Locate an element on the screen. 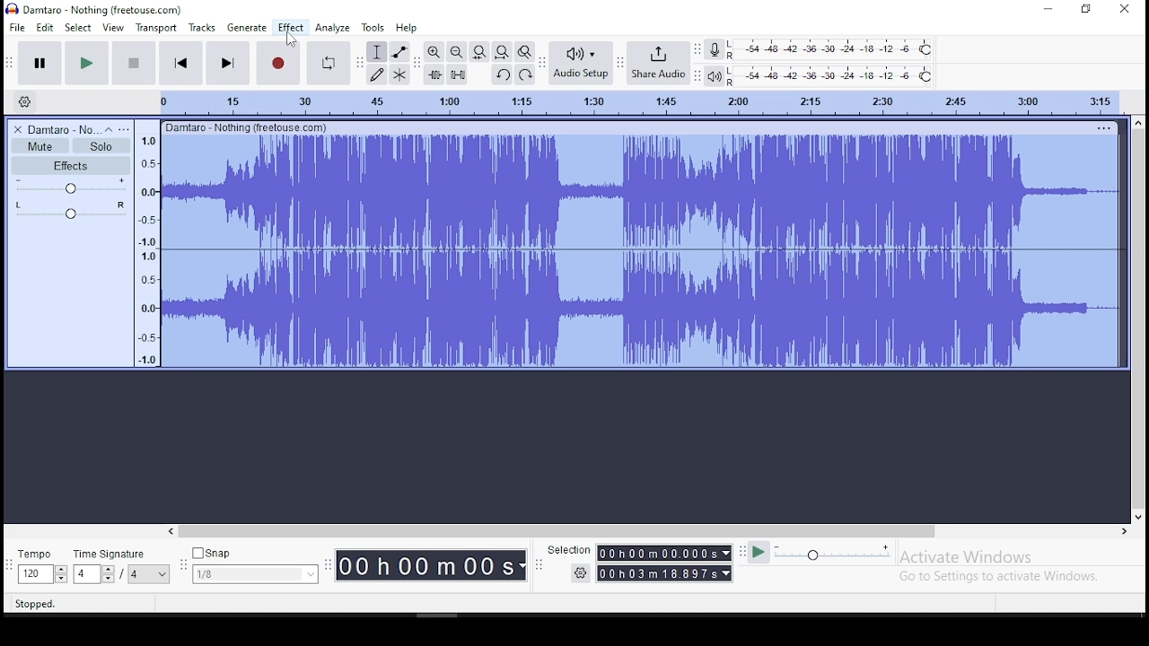 The image size is (1149, 646). help is located at coordinates (406, 27).